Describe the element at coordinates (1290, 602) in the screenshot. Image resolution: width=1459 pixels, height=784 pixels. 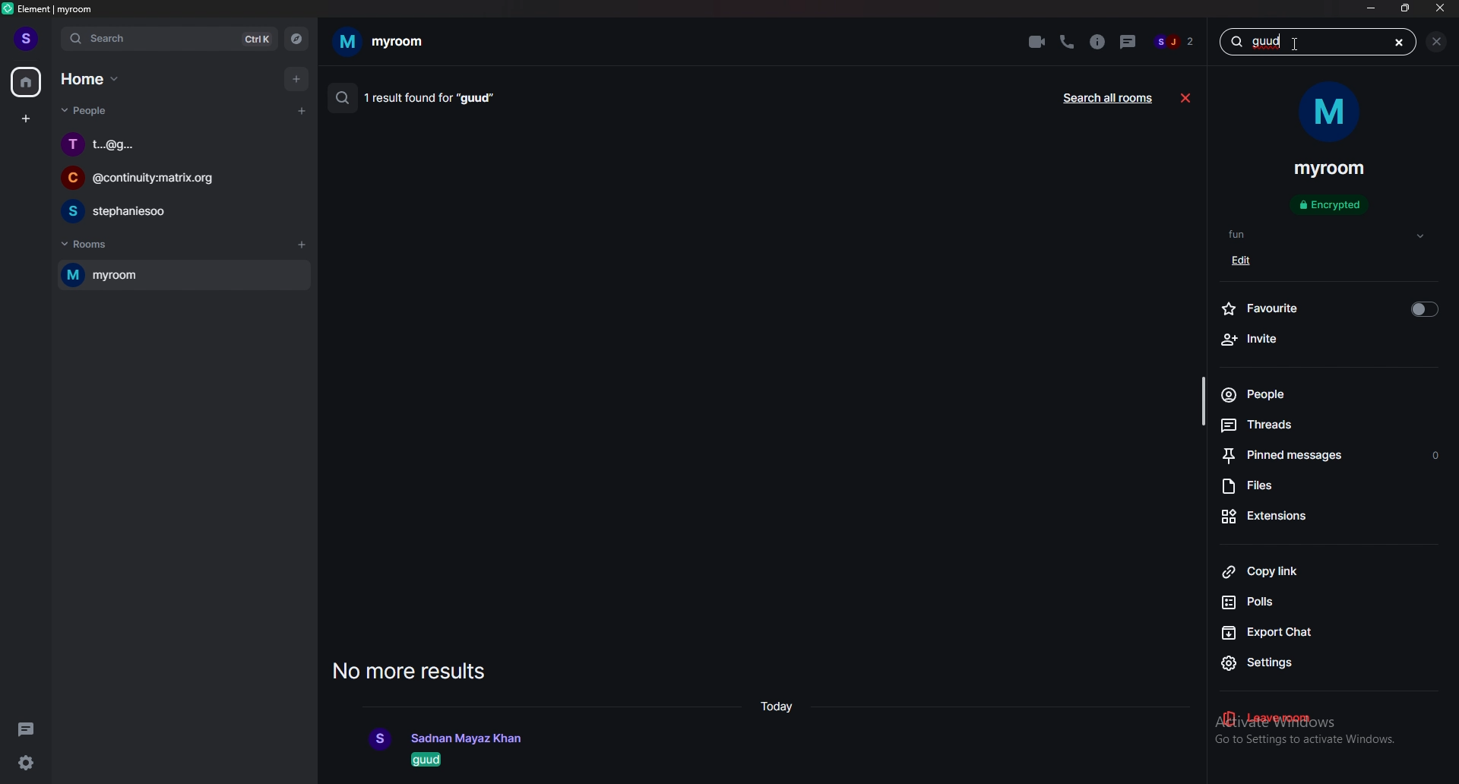
I see `polls` at that location.